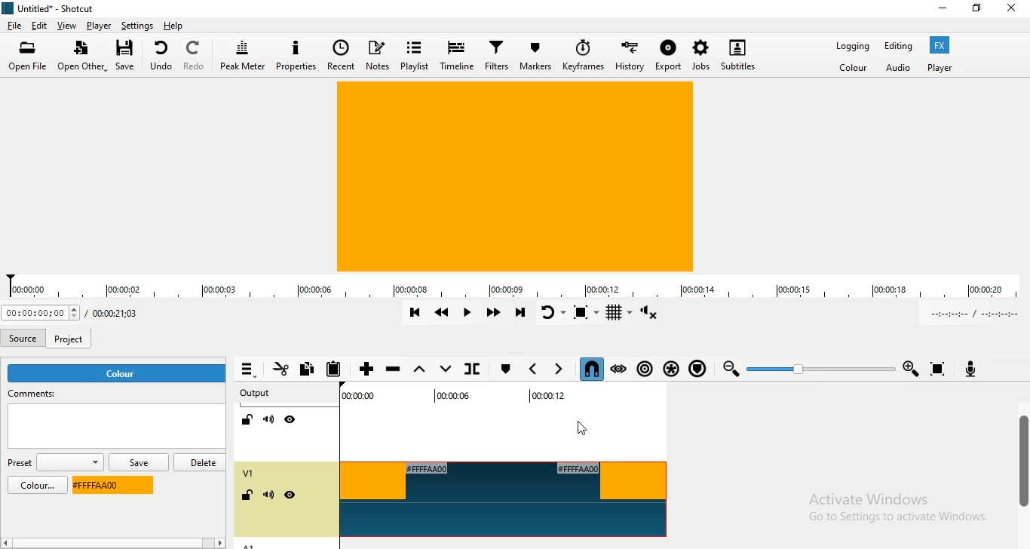  I want to click on Player, so click(100, 28).